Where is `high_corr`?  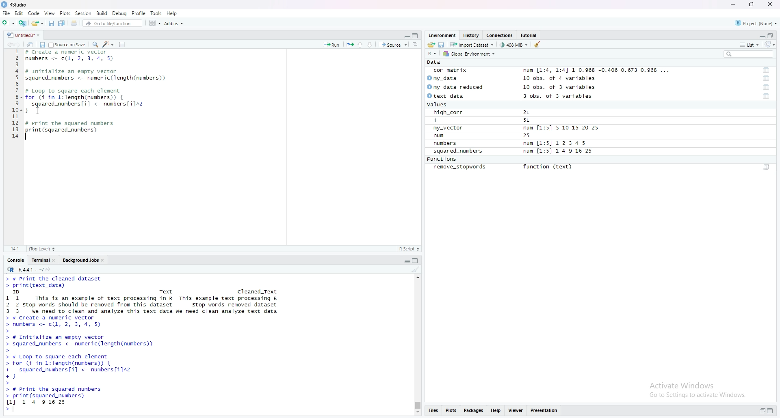 high_corr is located at coordinates (449, 112).